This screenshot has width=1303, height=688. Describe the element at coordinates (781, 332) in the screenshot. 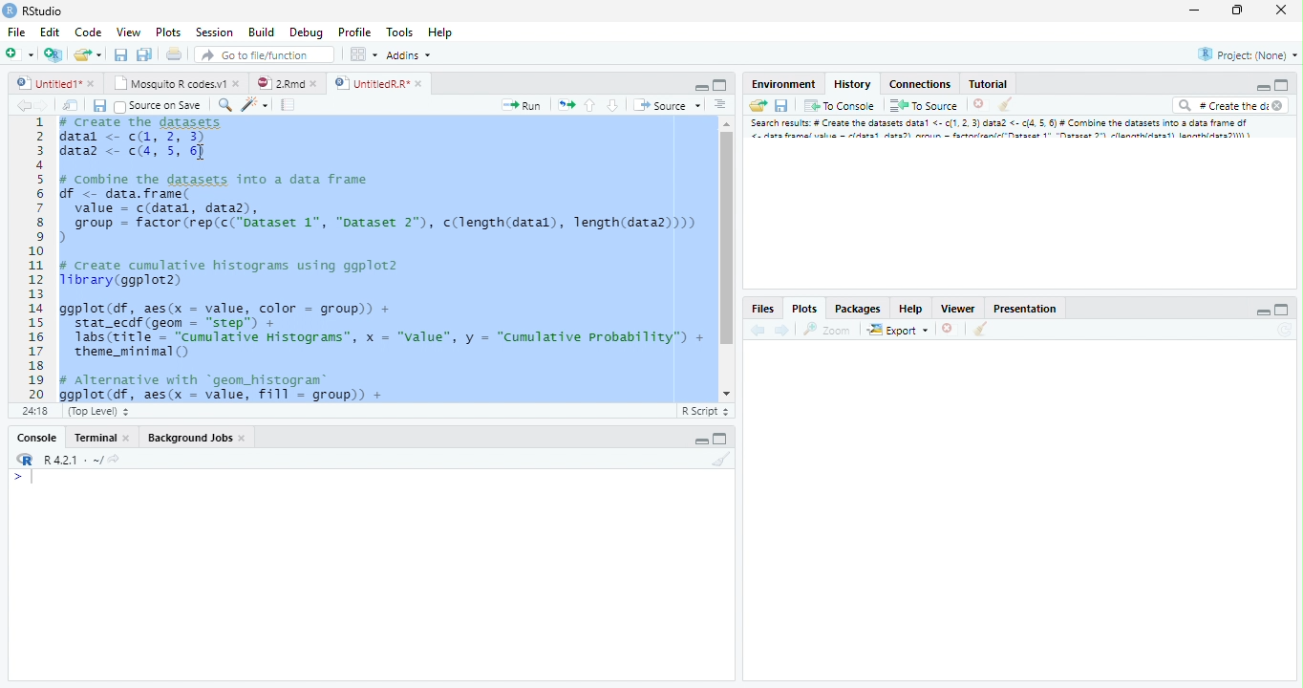

I see `Next` at that location.